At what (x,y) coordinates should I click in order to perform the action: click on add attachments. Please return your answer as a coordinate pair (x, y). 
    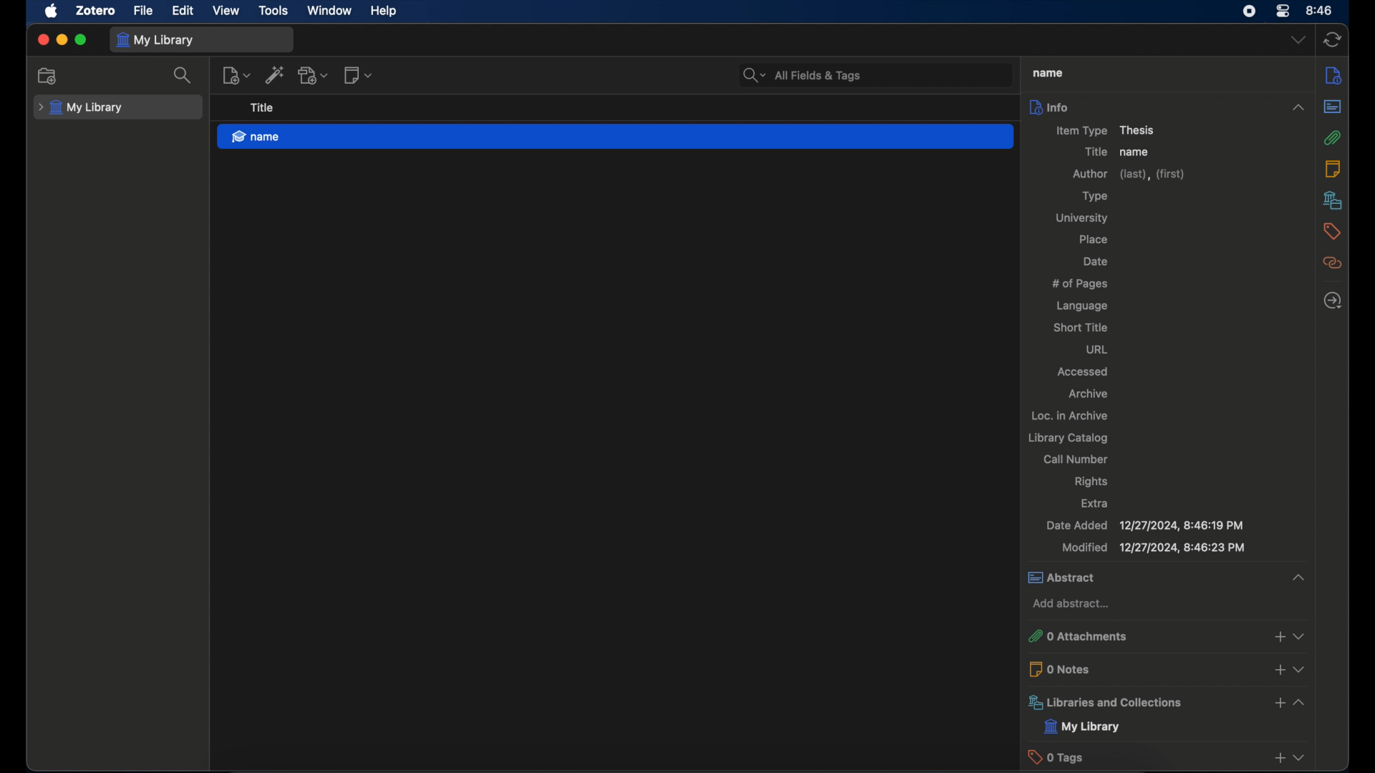
    Looking at the image, I should click on (1279, 636).